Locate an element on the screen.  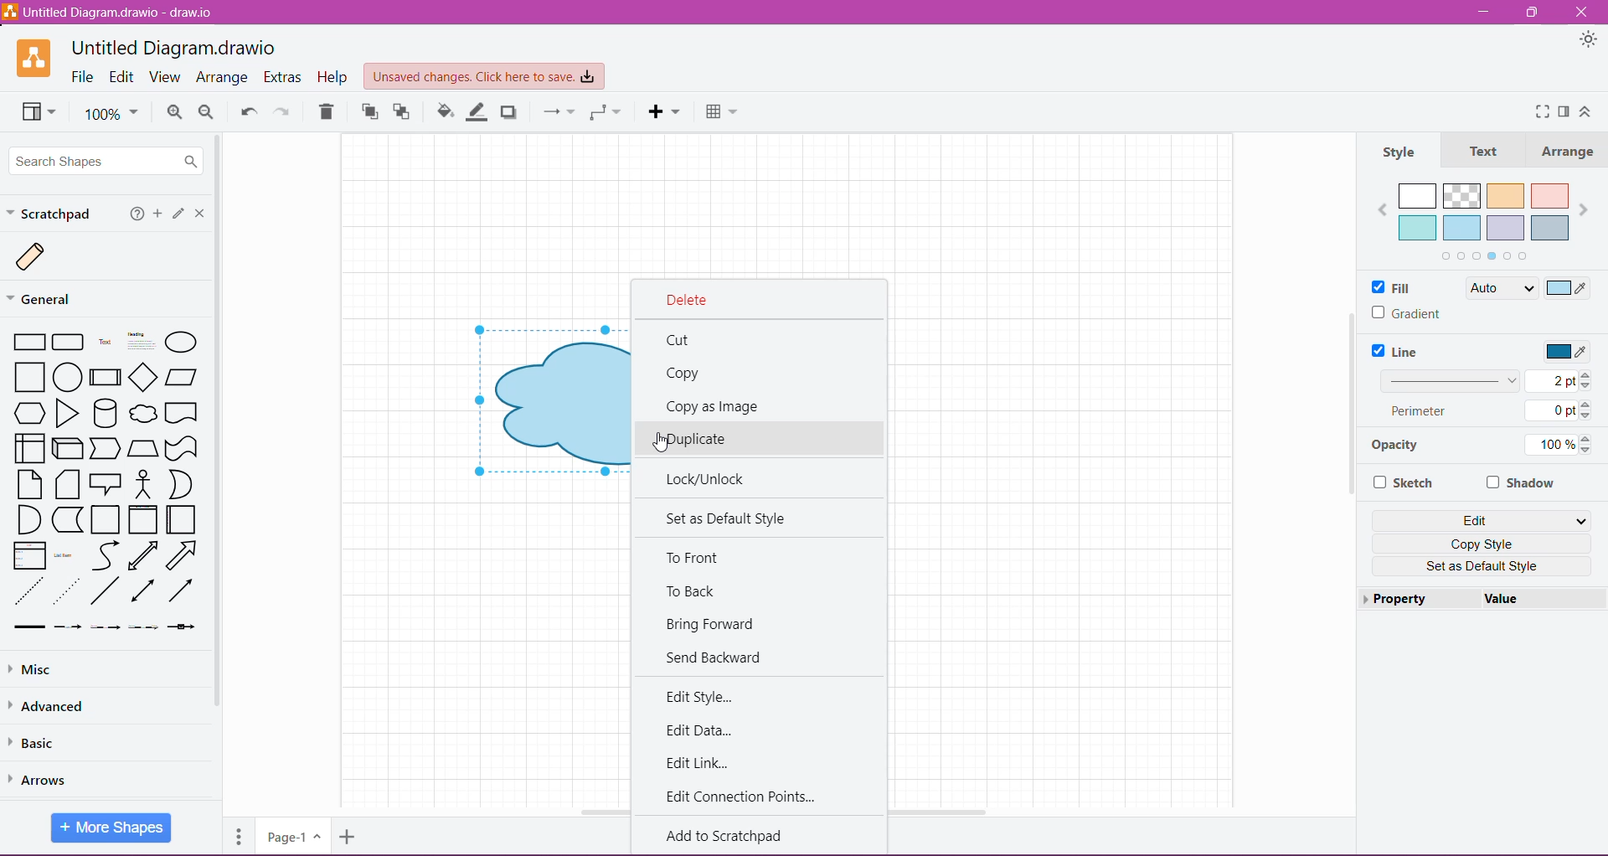
Edit Link is located at coordinates (709, 762).